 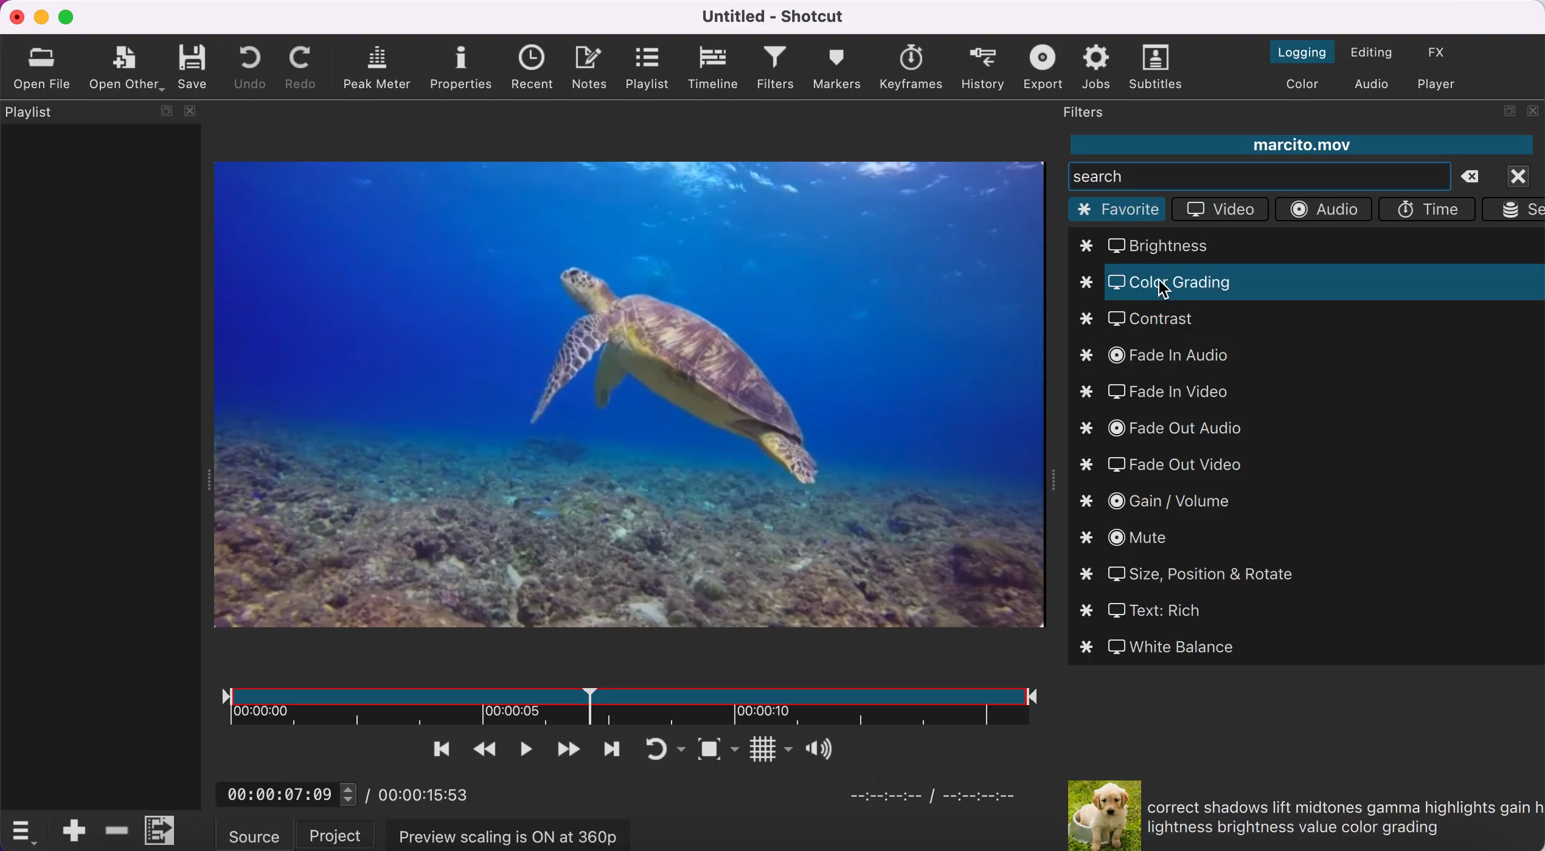 What do you see at coordinates (1477, 177) in the screenshot?
I see `clear` at bounding box center [1477, 177].